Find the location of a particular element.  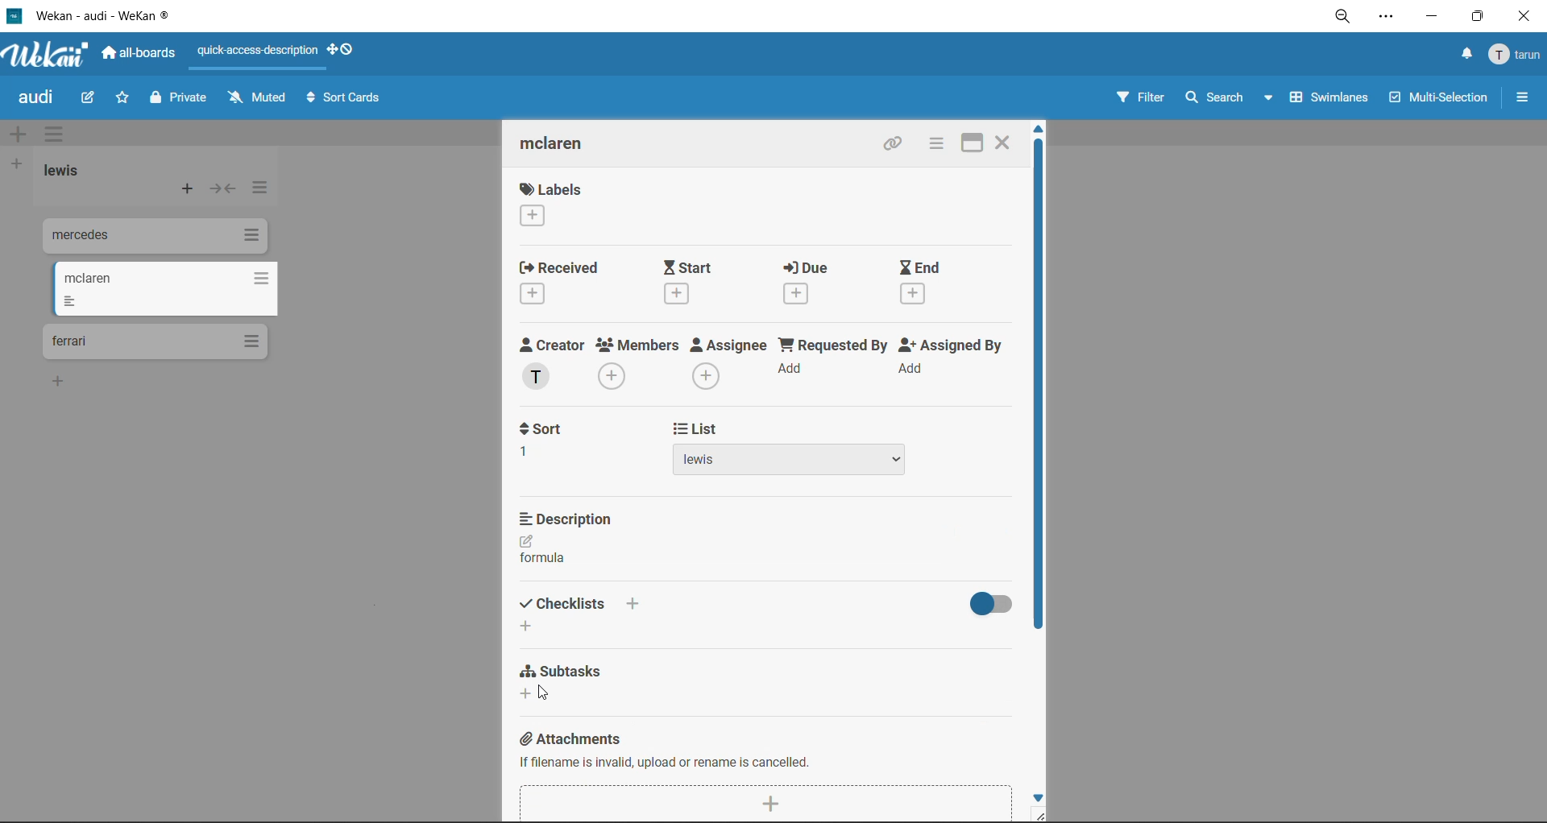

quick access description is located at coordinates (259, 52).